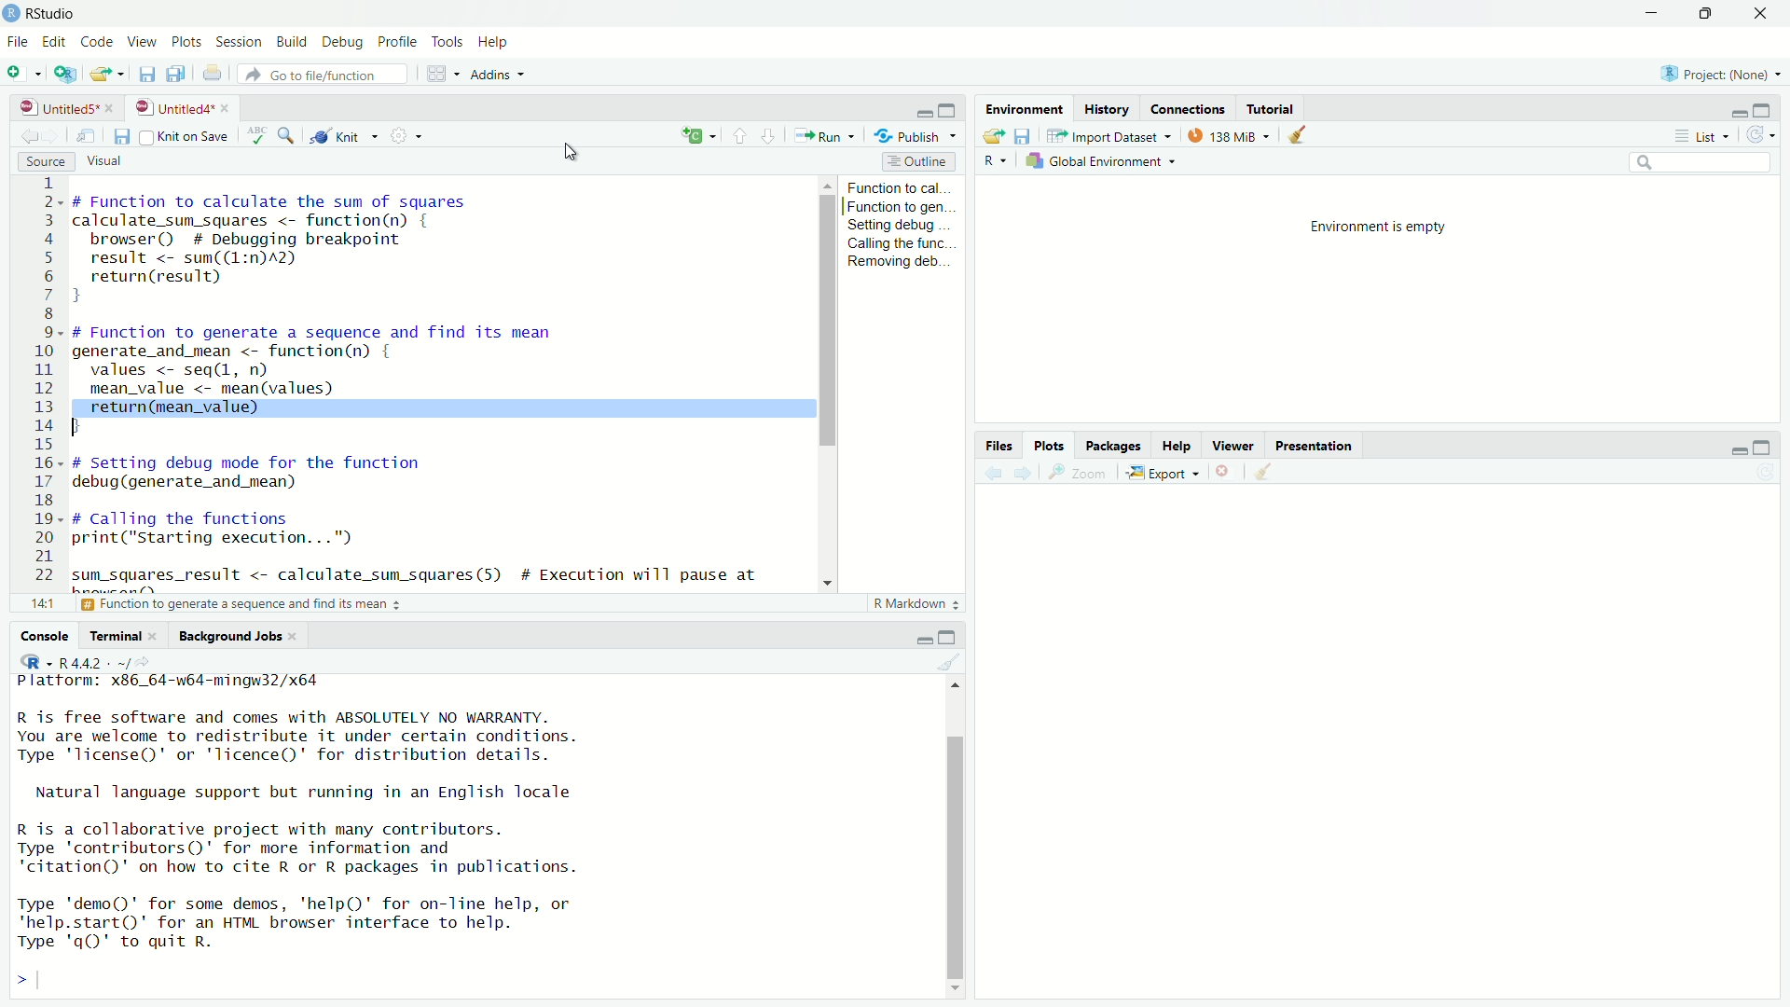 This screenshot has height=1007, width=1790. I want to click on 1:1, so click(32, 604).